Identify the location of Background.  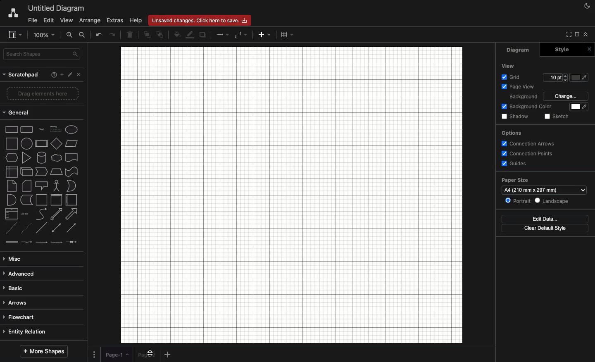
(522, 97).